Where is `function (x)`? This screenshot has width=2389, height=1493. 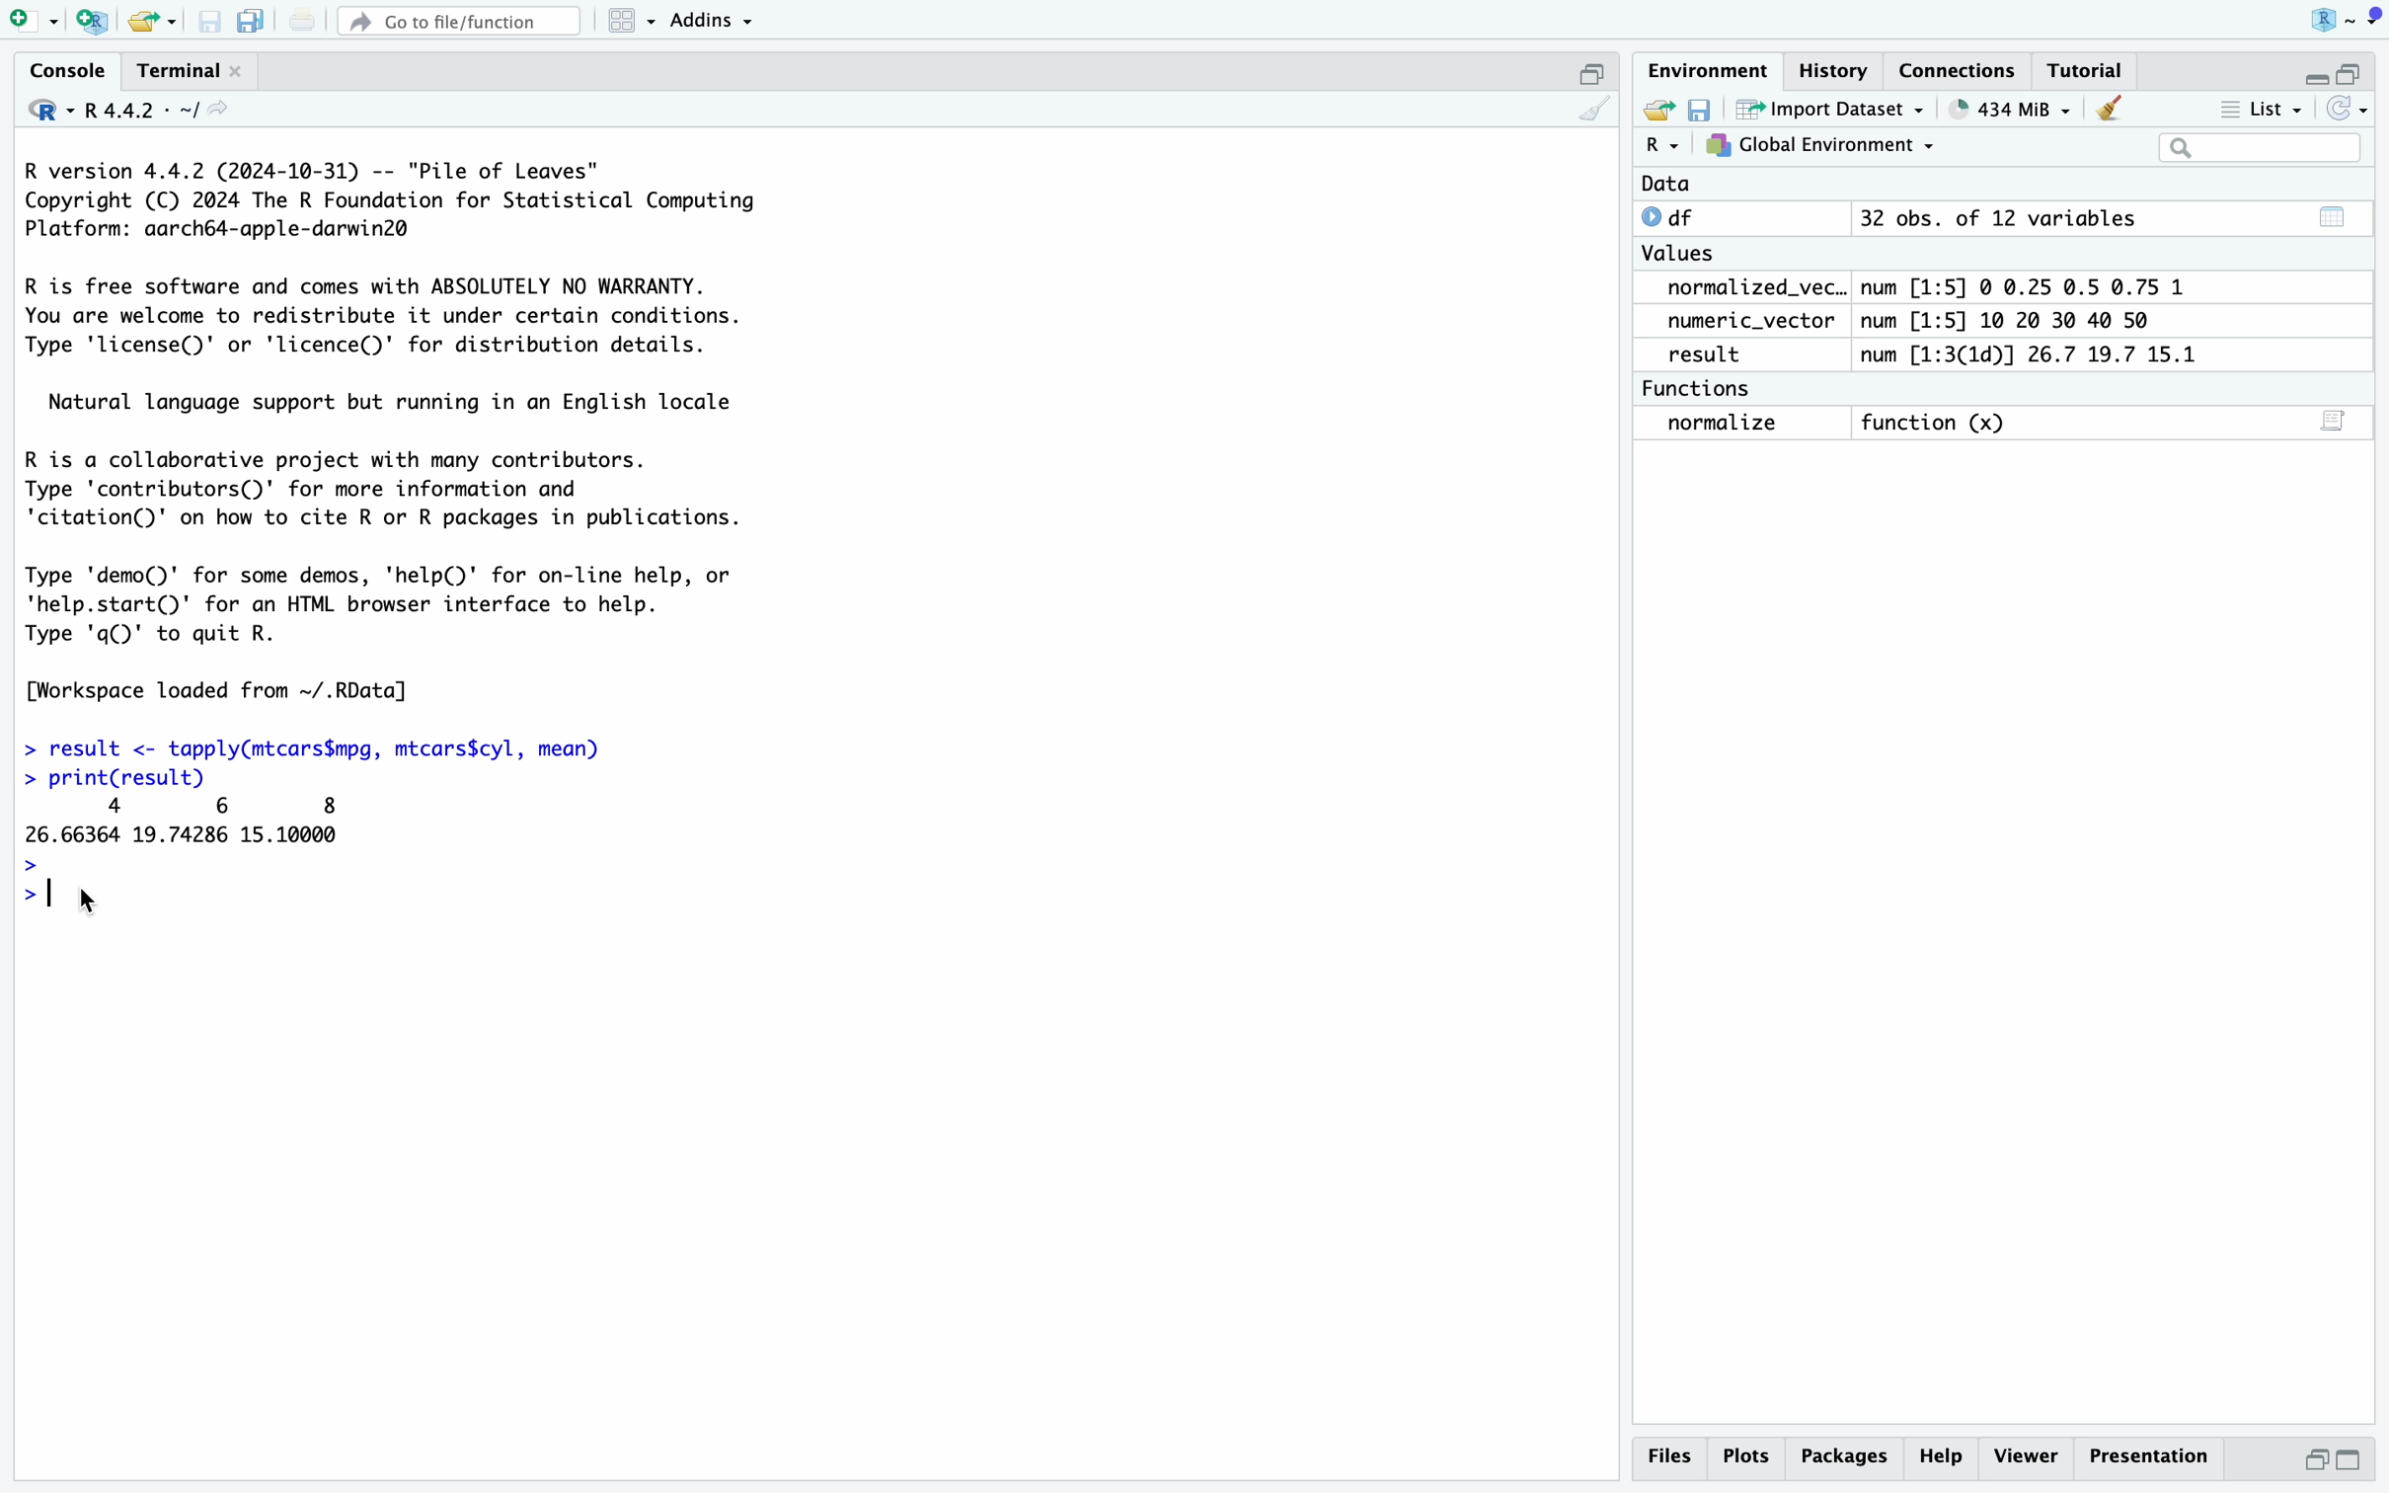
function (x) is located at coordinates (1939, 423).